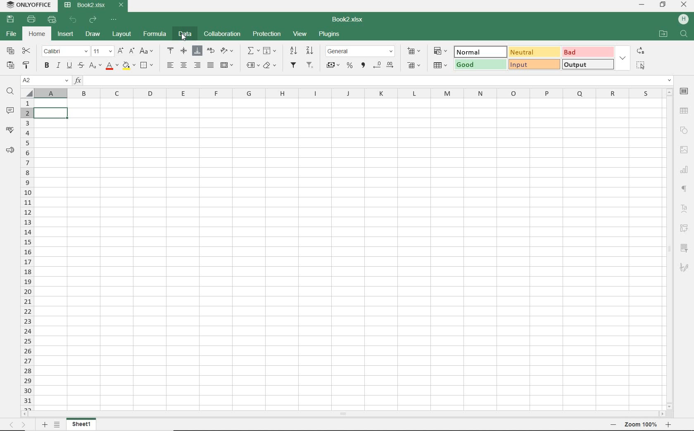 The height and width of the screenshot is (431, 694). Describe the element at coordinates (156, 35) in the screenshot. I see `FORMULA` at that location.